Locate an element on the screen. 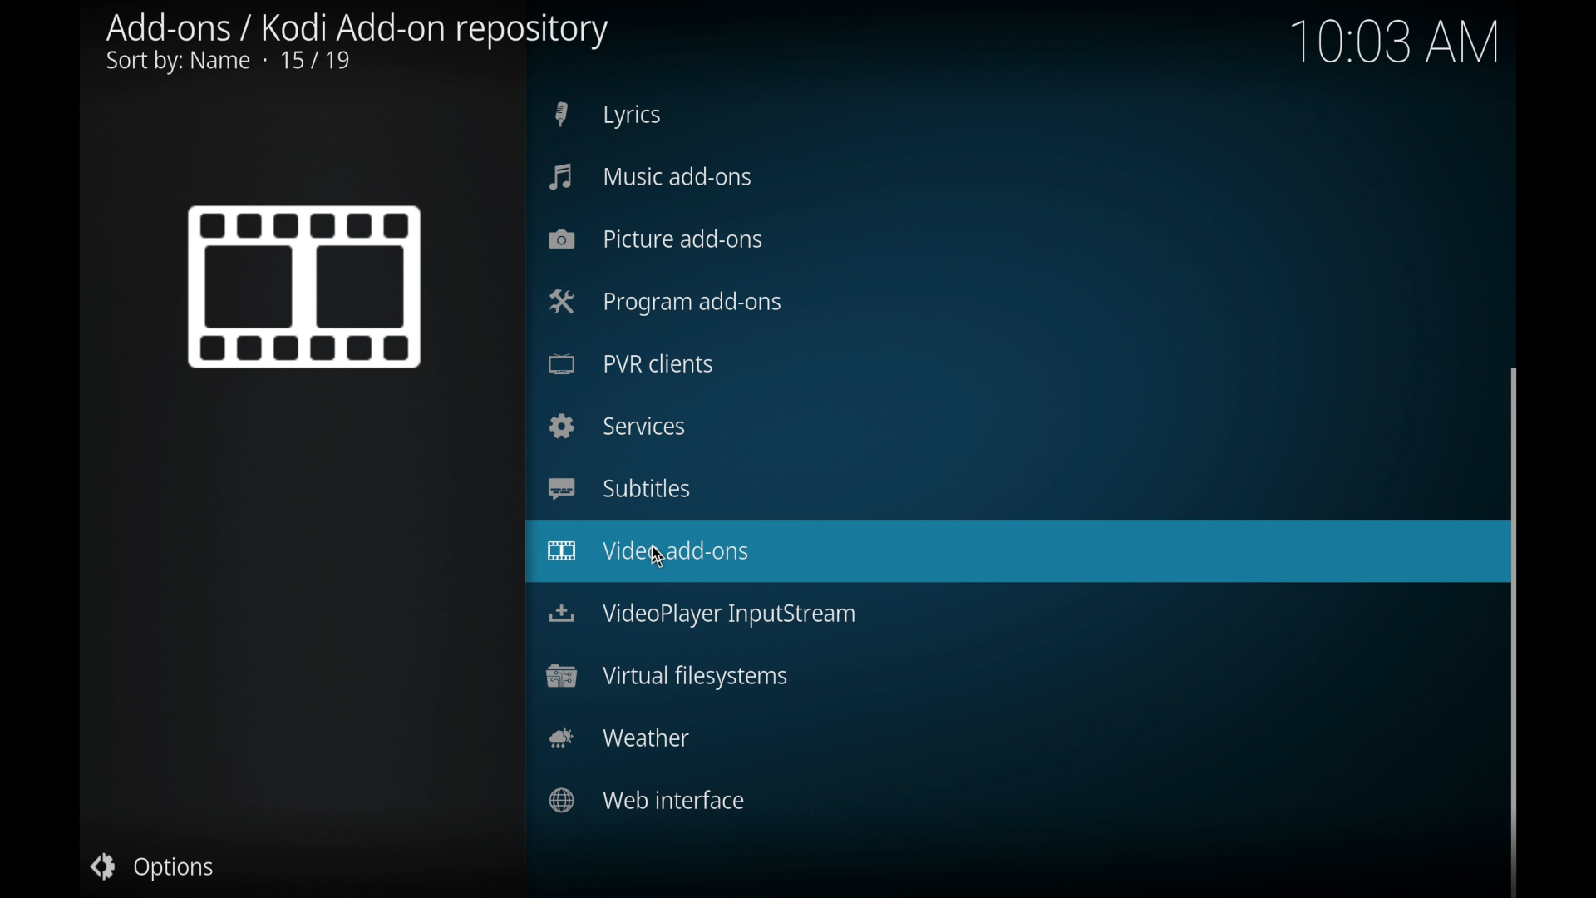 The width and height of the screenshot is (1596, 898). Cursor is located at coordinates (656, 555).